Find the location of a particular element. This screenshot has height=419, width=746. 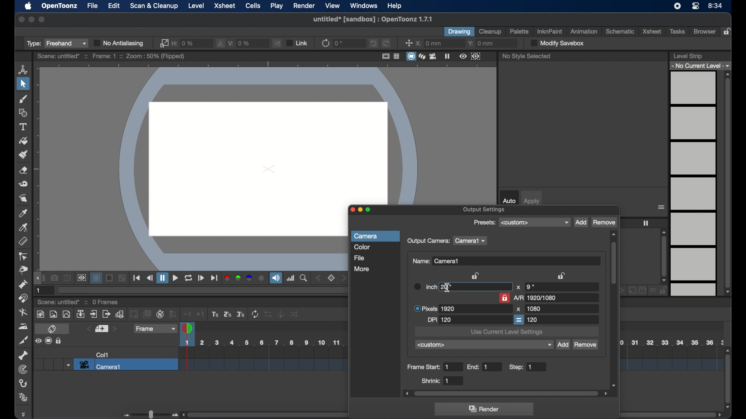

 is located at coordinates (160, 314).